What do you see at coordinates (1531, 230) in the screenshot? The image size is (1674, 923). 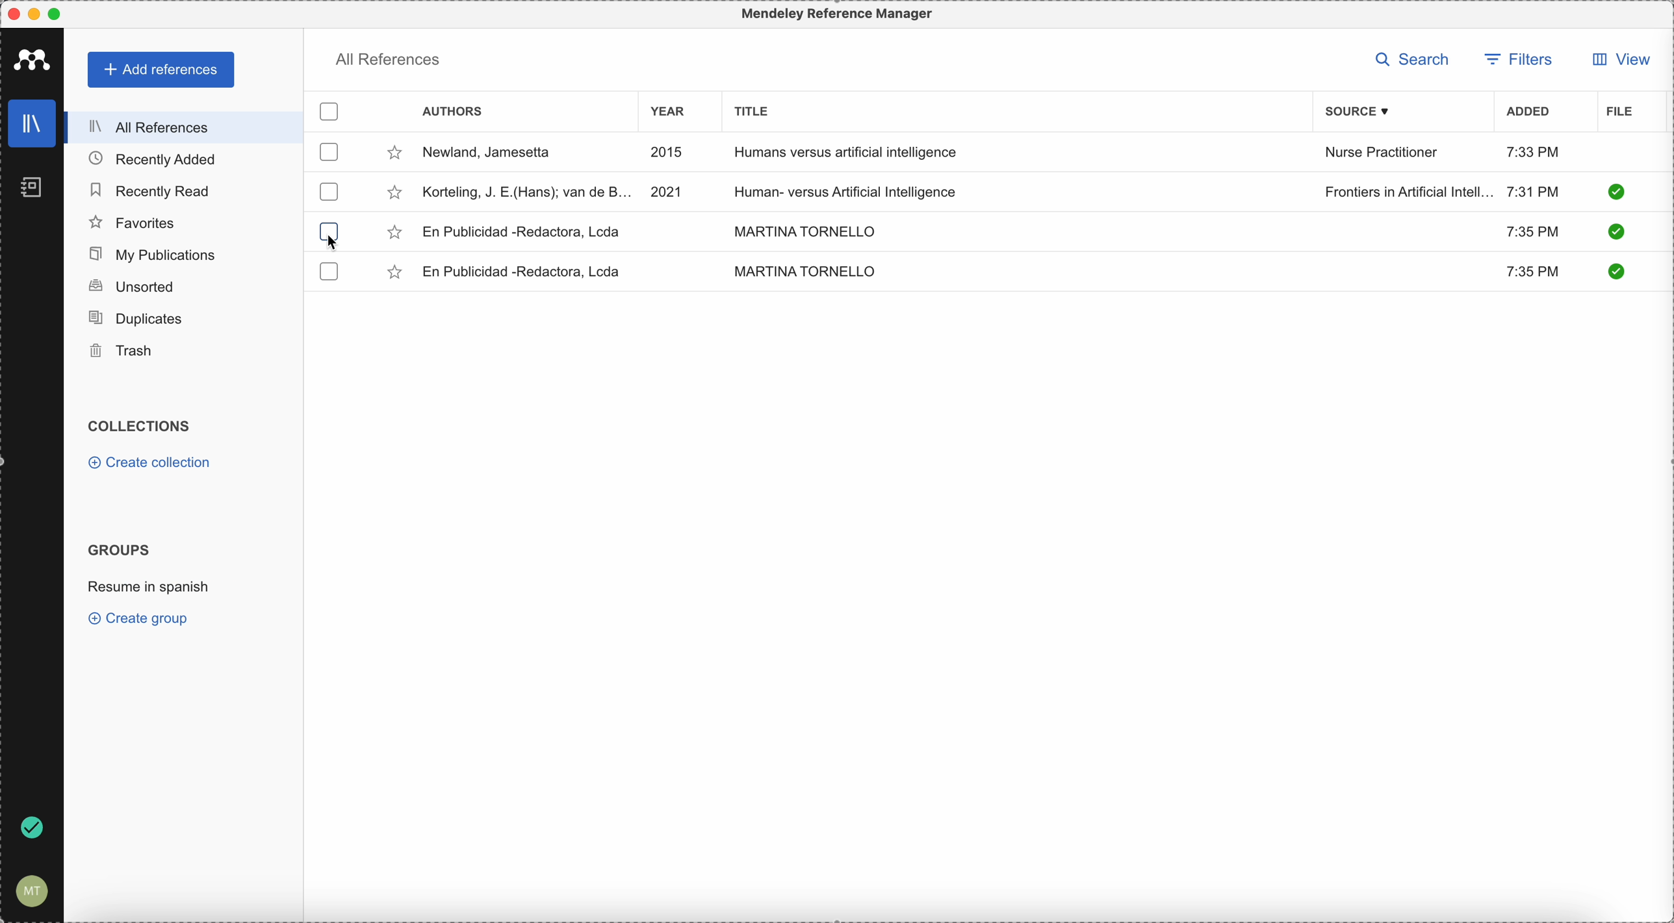 I see `7:35 PM` at bounding box center [1531, 230].